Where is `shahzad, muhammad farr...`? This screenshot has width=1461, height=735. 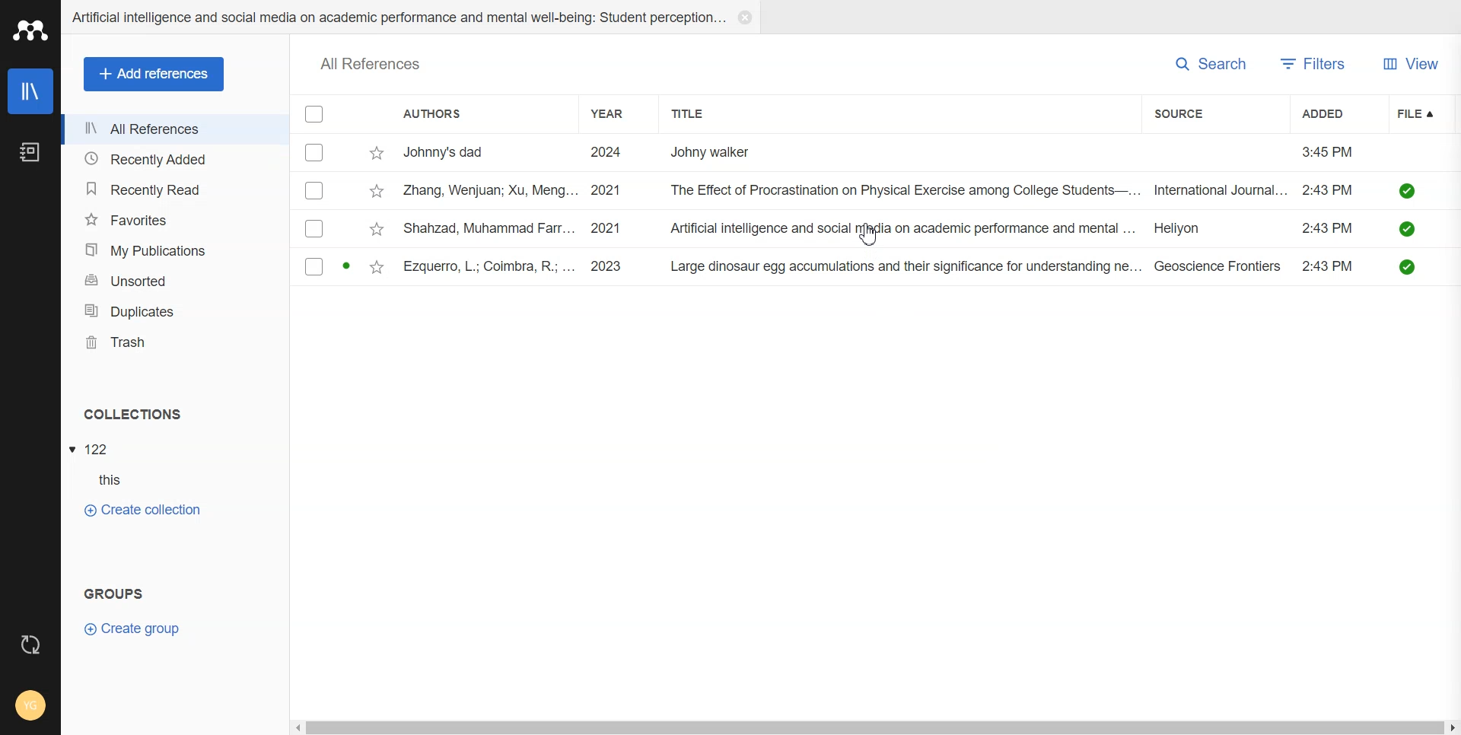 shahzad, muhammad farr... is located at coordinates (491, 228).